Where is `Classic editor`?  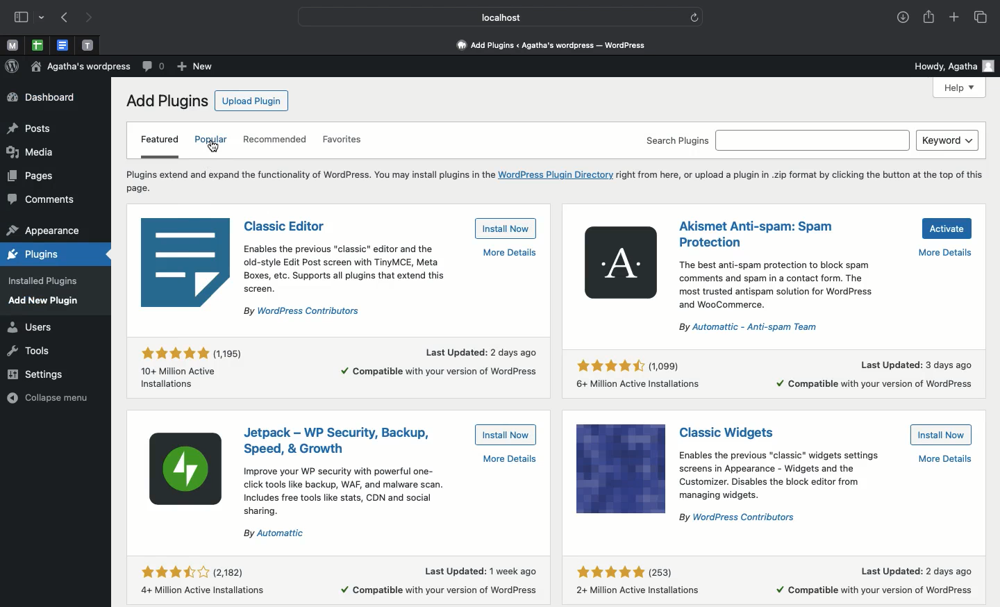 Classic editor is located at coordinates (292, 228).